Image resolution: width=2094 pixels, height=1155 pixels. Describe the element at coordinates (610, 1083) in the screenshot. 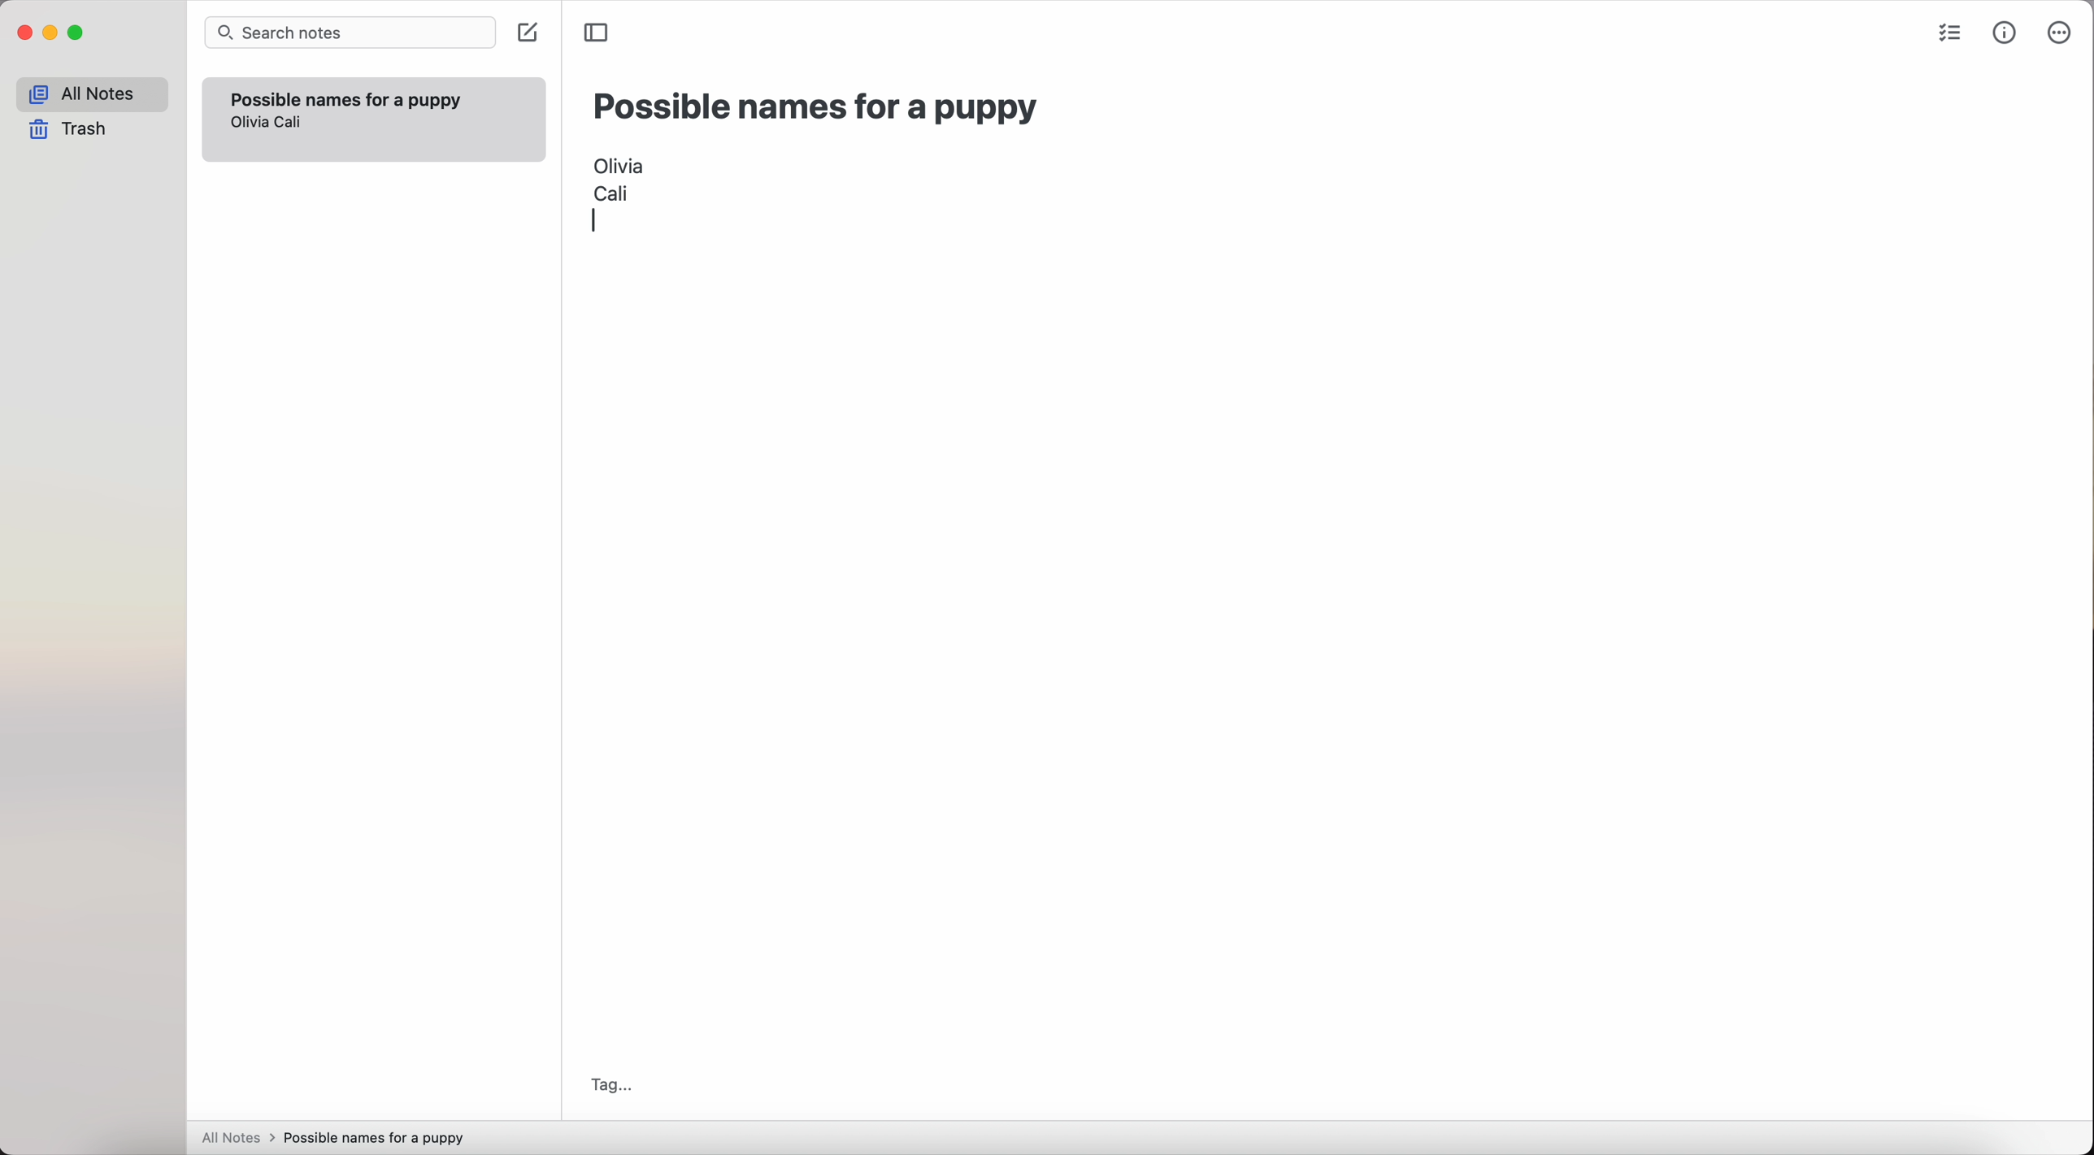

I see `tag` at that location.